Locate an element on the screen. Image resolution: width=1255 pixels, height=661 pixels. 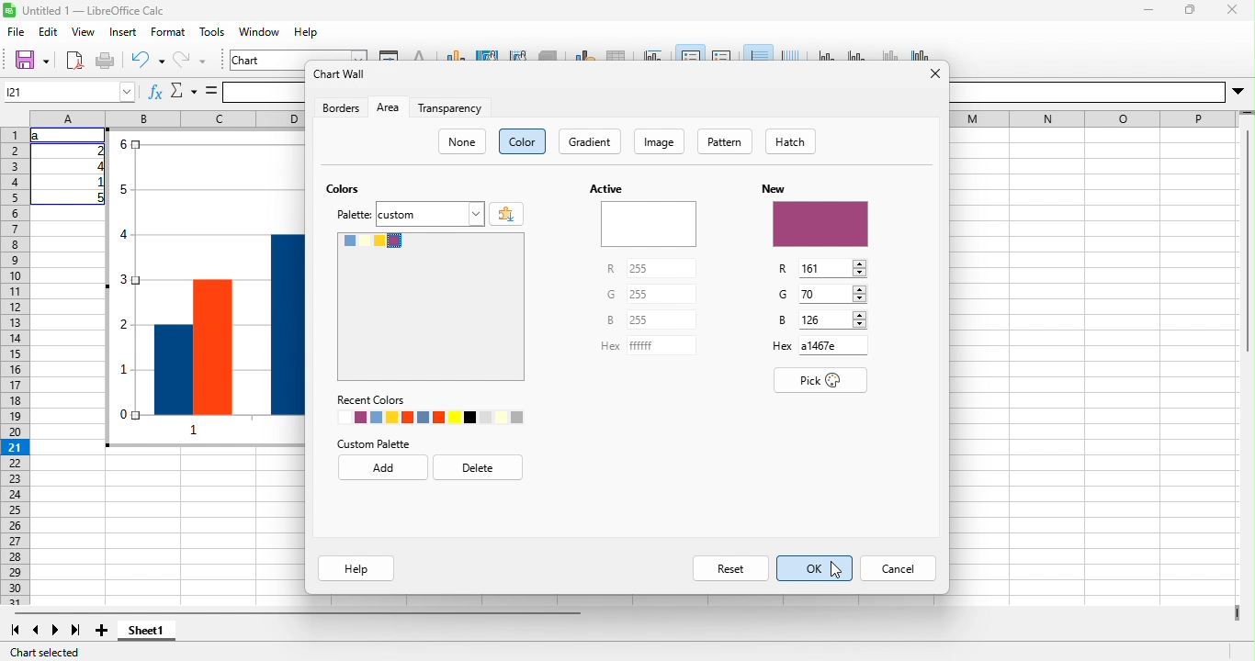
ok is located at coordinates (815, 568).